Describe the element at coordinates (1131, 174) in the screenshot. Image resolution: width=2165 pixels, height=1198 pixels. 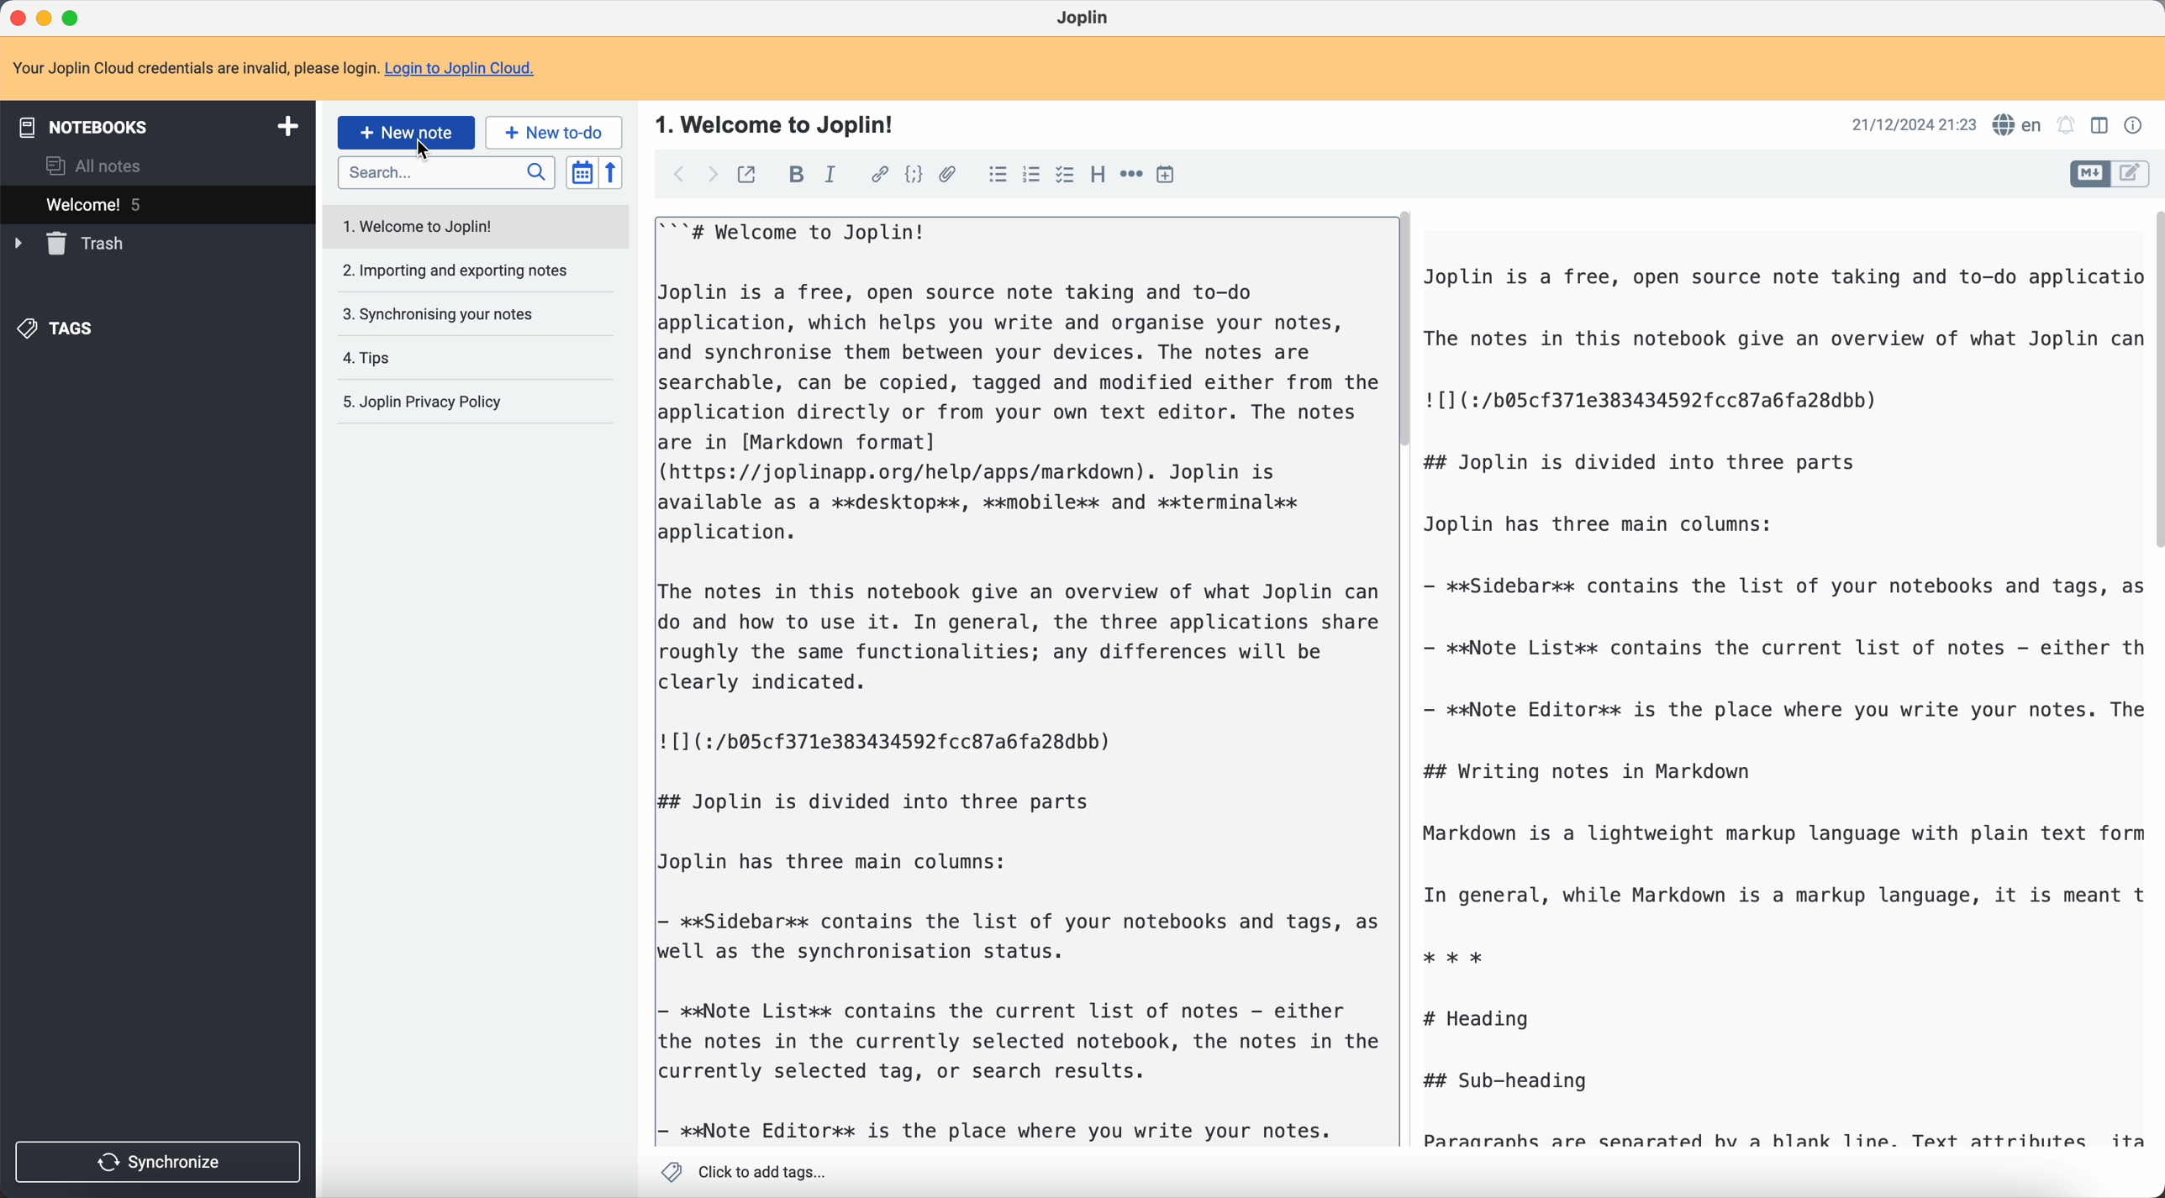
I see `horizontal rule` at that location.